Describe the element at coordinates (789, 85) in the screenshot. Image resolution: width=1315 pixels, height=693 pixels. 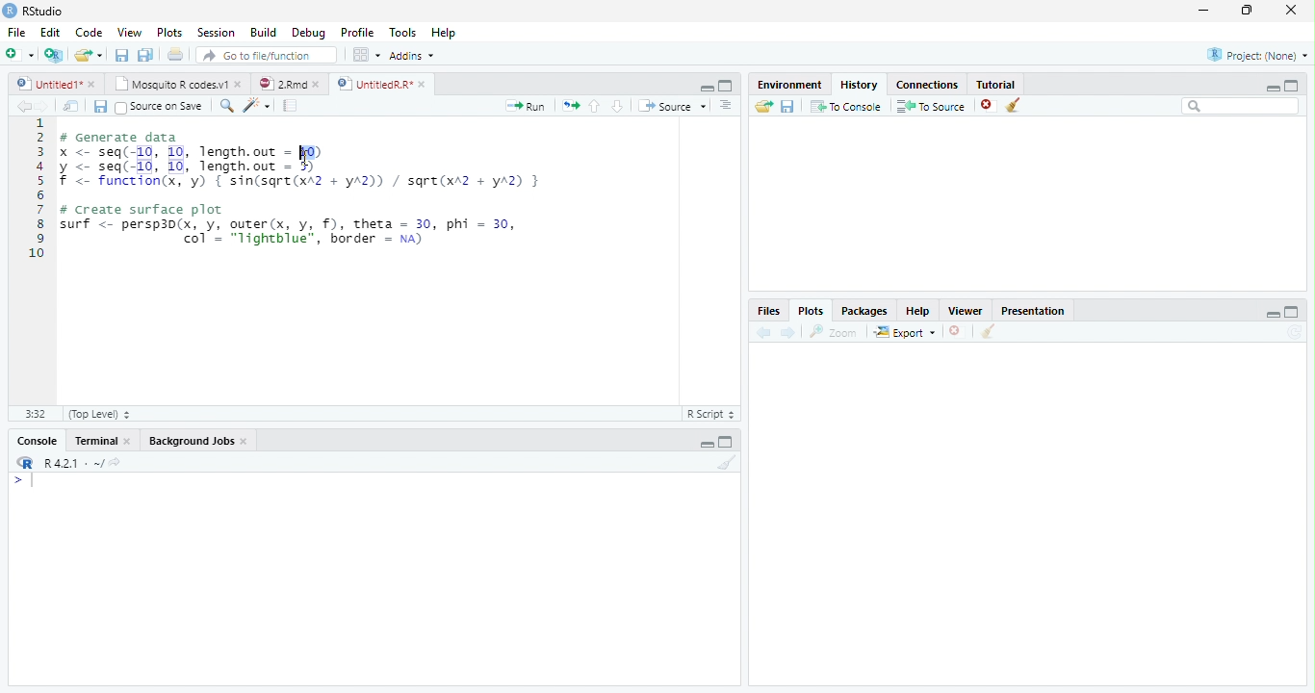
I see `Environment` at that location.